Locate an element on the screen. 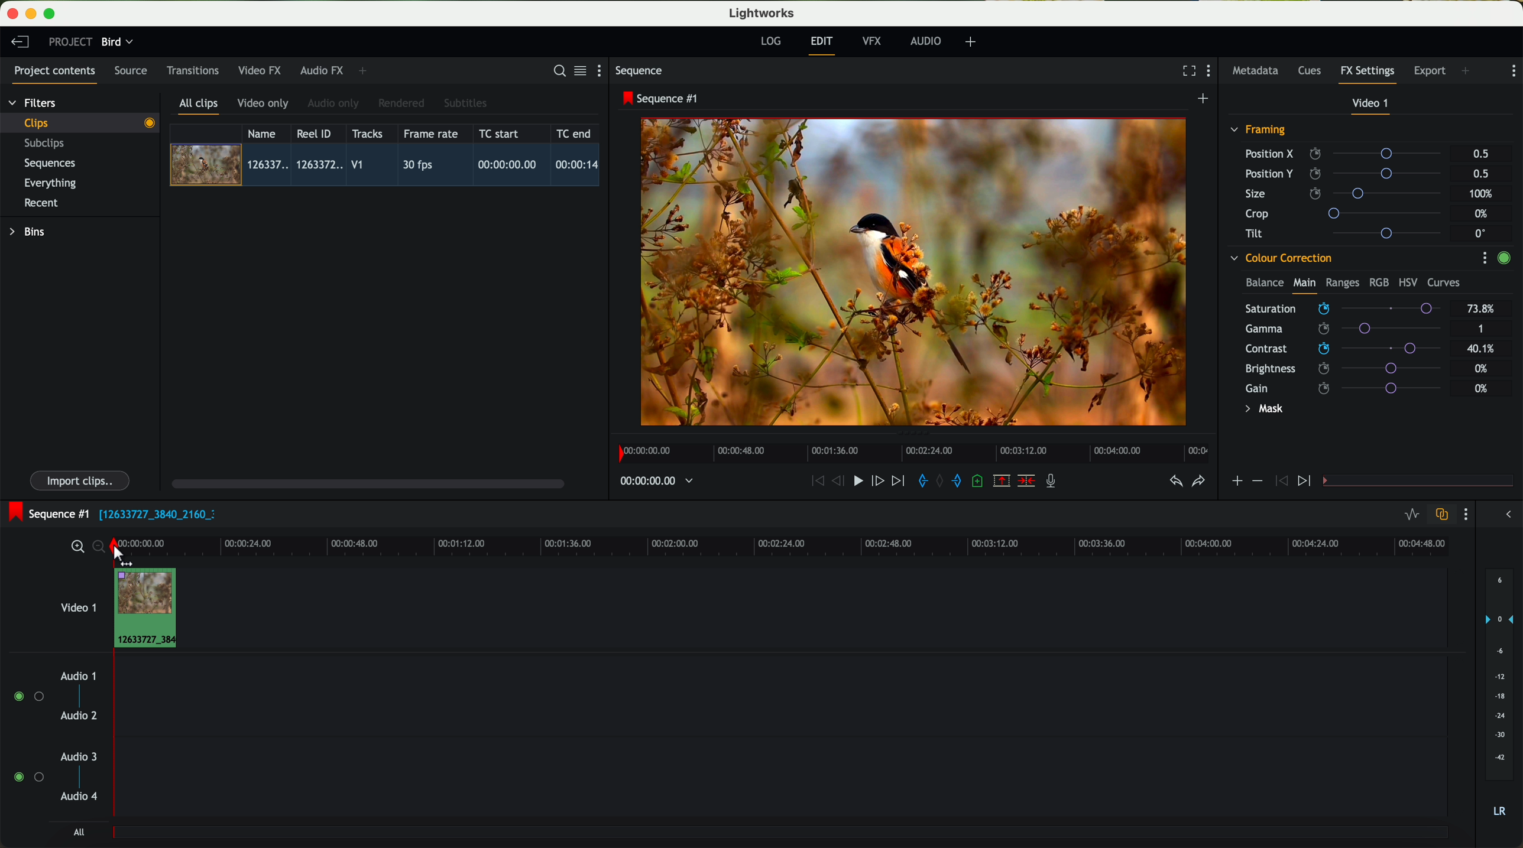 Image resolution: width=1523 pixels, height=848 pixels. leave is located at coordinates (20, 43).